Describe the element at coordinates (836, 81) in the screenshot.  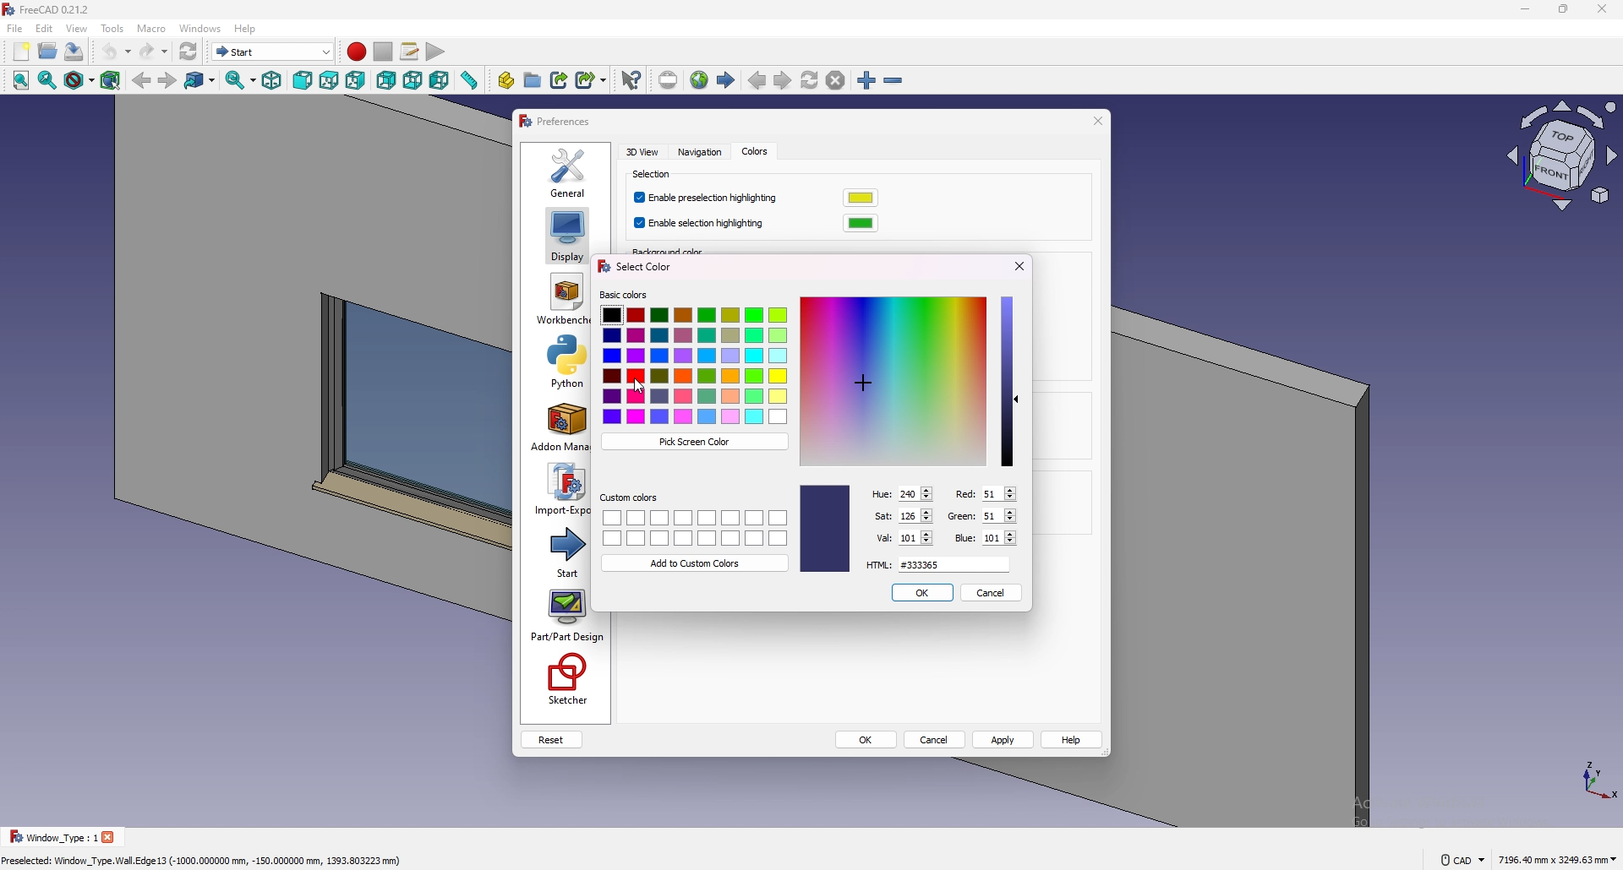
I see `stop loading` at that location.